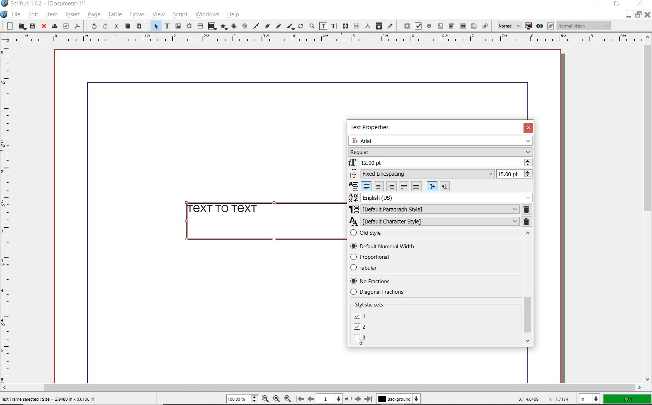 This screenshot has width=652, height=405. What do you see at coordinates (628, 399) in the screenshot?
I see `100%` at bounding box center [628, 399].